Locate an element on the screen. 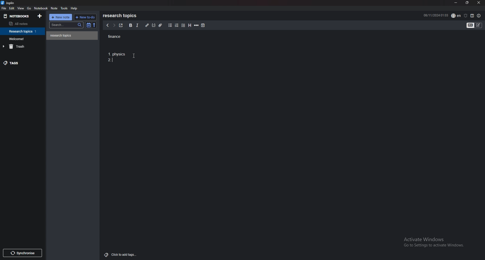 The height and width of the screenshot is (260, 485). toggle sort order is located at coordinates (89, 25).